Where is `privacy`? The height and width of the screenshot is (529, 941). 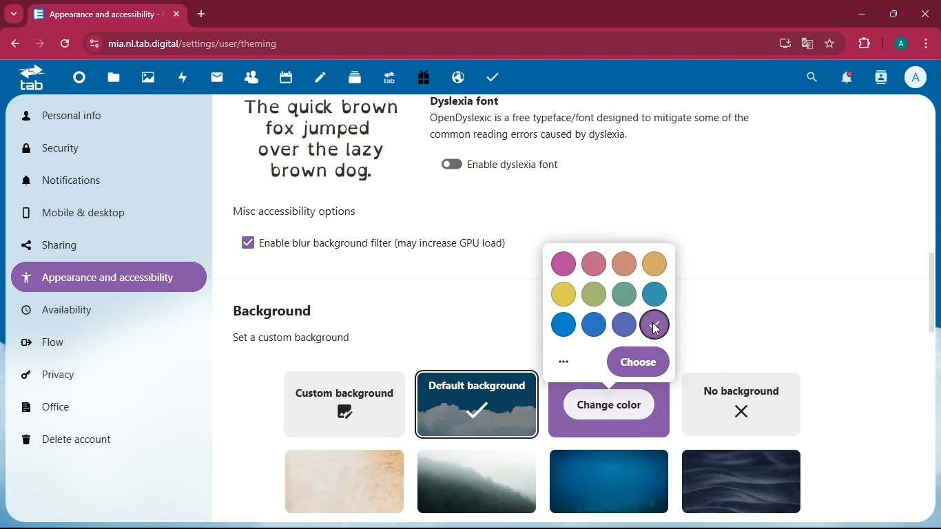 privacy is located at coordinates (94, 374).